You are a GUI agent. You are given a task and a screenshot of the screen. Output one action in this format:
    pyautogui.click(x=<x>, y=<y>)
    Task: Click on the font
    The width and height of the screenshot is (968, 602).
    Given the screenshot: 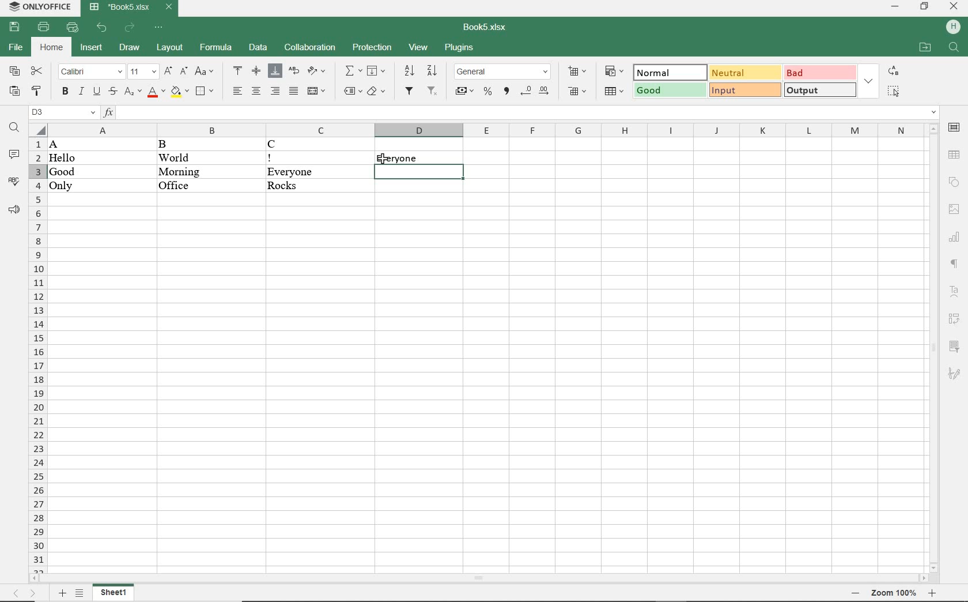 What is the action you would take?
    pyautogui.click(x=90, y=72)
    